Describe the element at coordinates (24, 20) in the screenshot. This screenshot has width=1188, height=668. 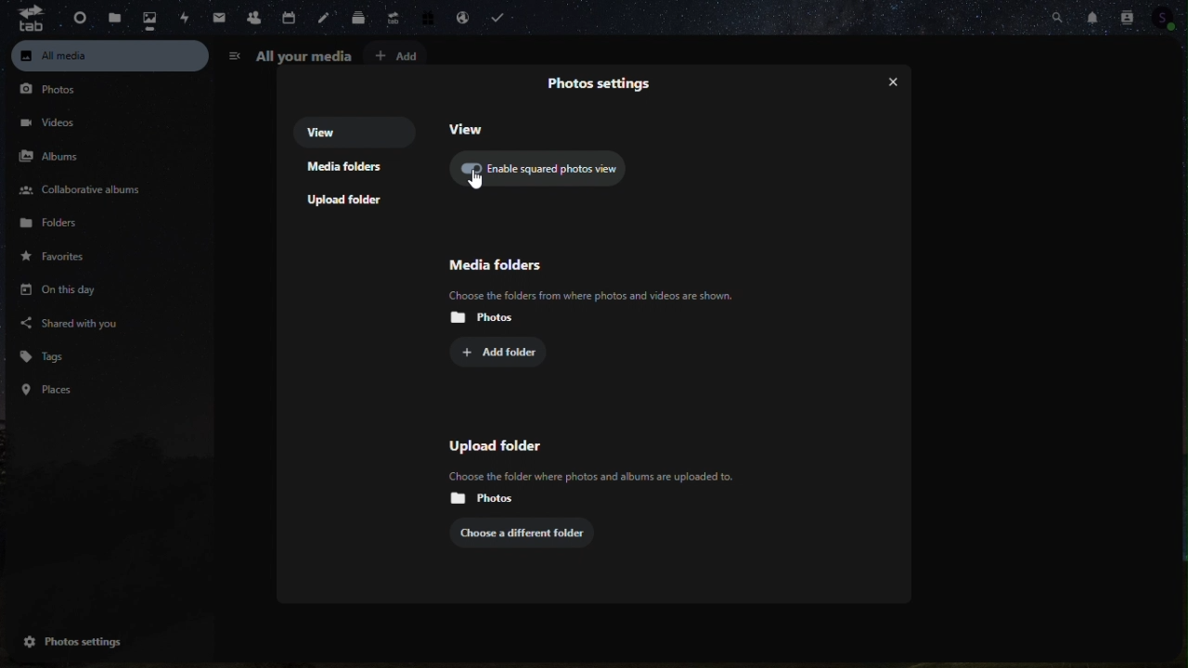
I see `tab` at that location.